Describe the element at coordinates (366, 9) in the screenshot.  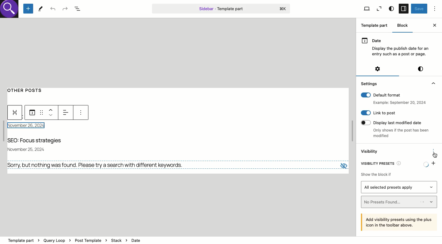
I see `View` at that location.